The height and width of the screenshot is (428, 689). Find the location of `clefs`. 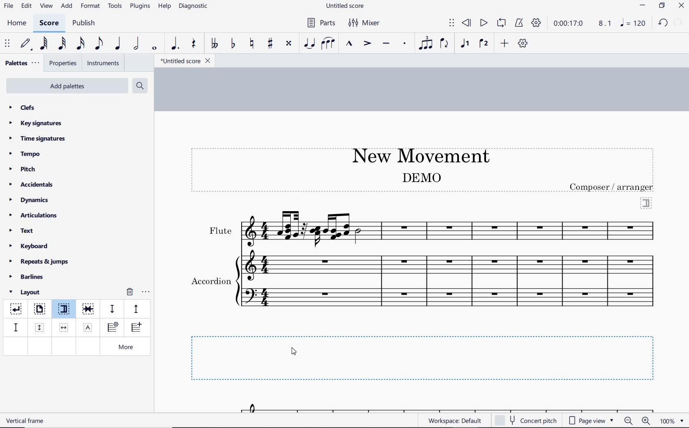

clefs is located at coordinates (23, 107).